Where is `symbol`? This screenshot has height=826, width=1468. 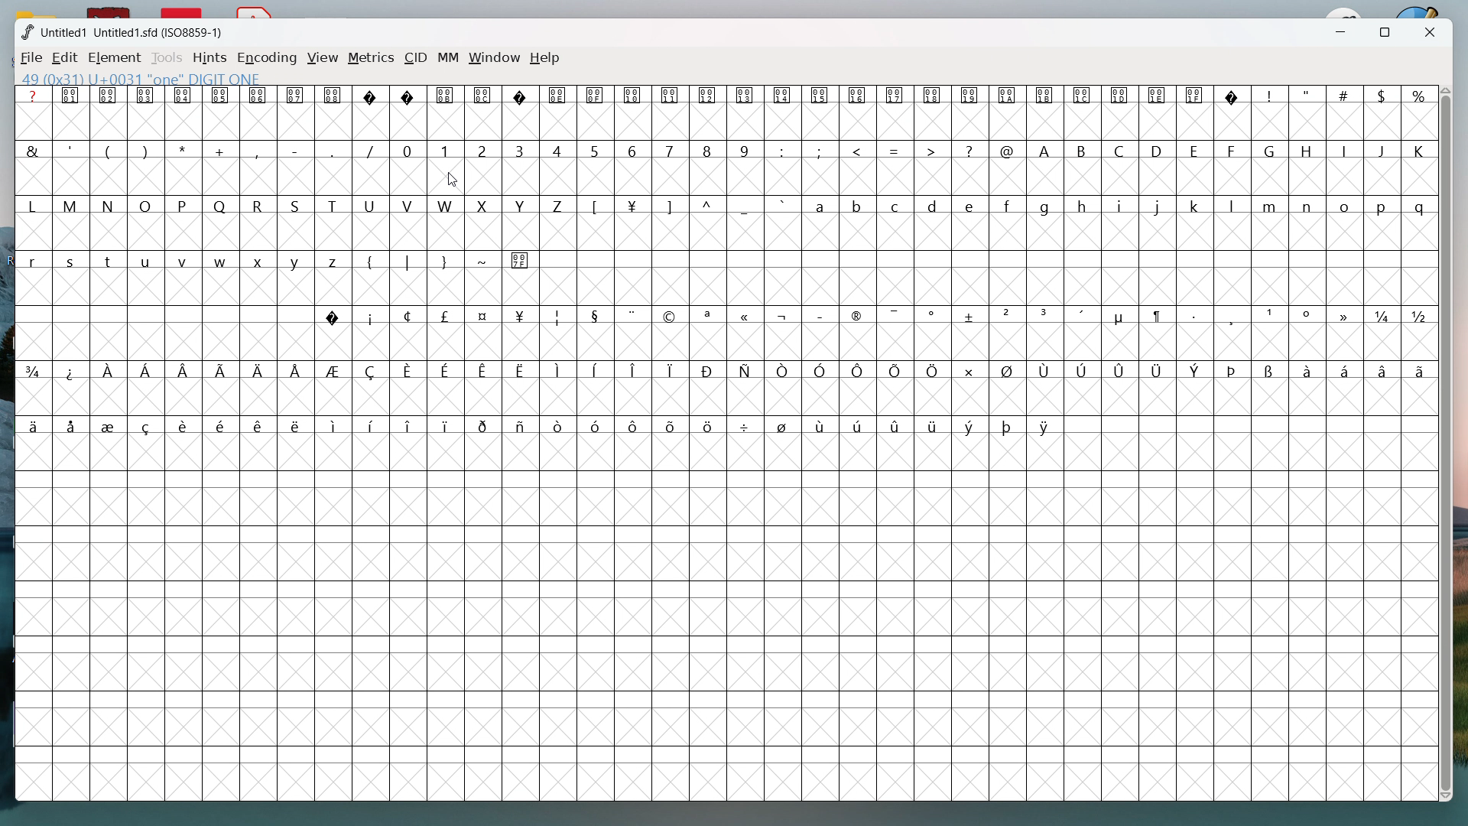 symbol is located at coordinates (334, 94).